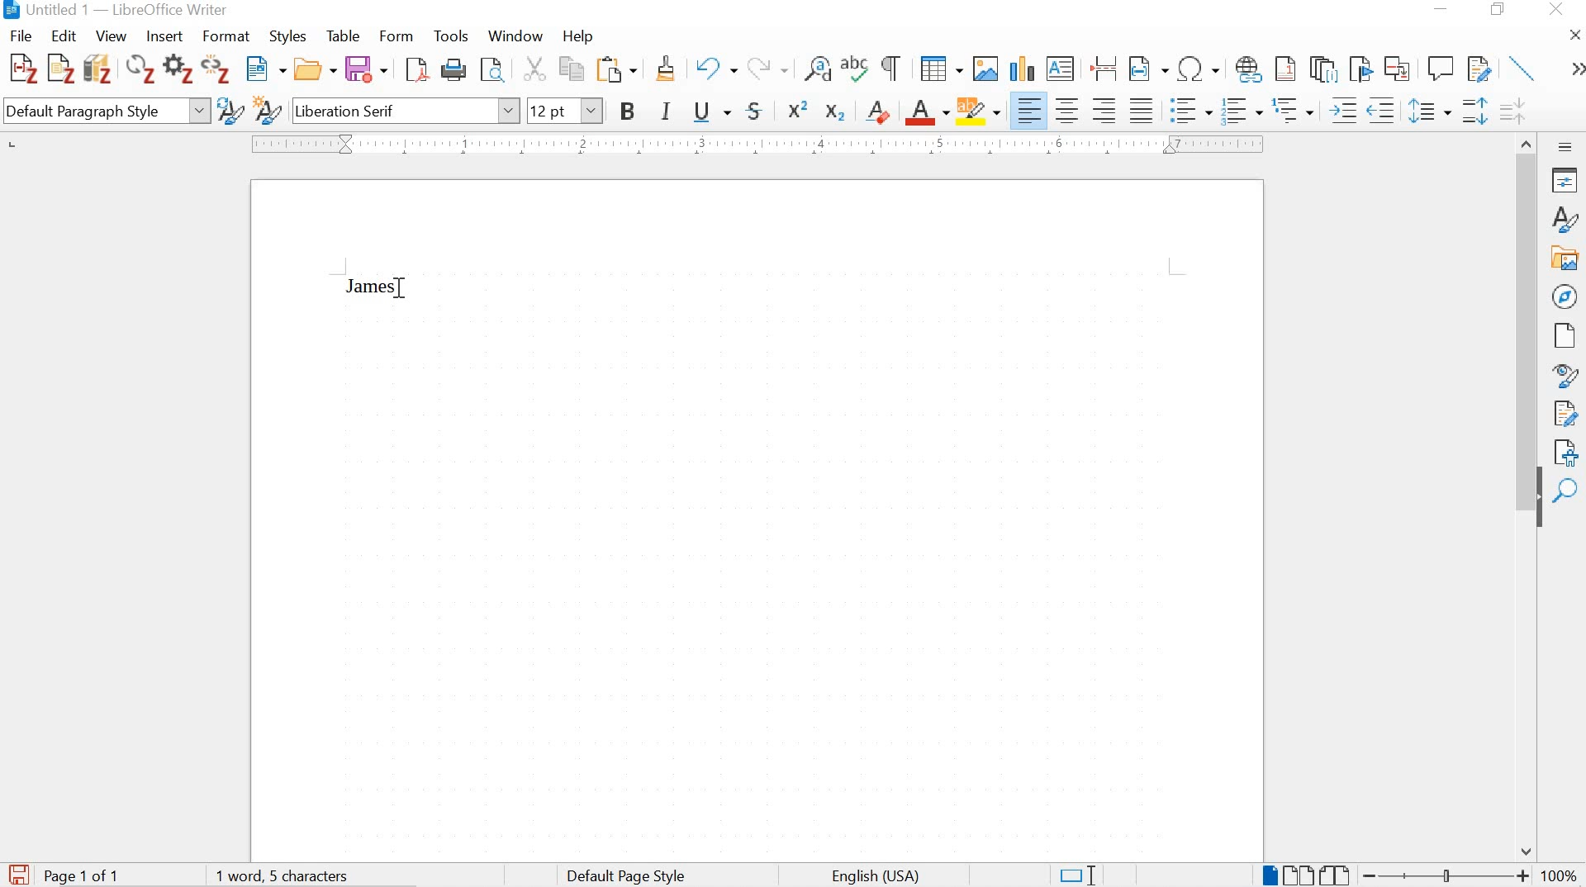  I want to click on Untitled 1 — LibreOffice Writer, so click(114, 10).